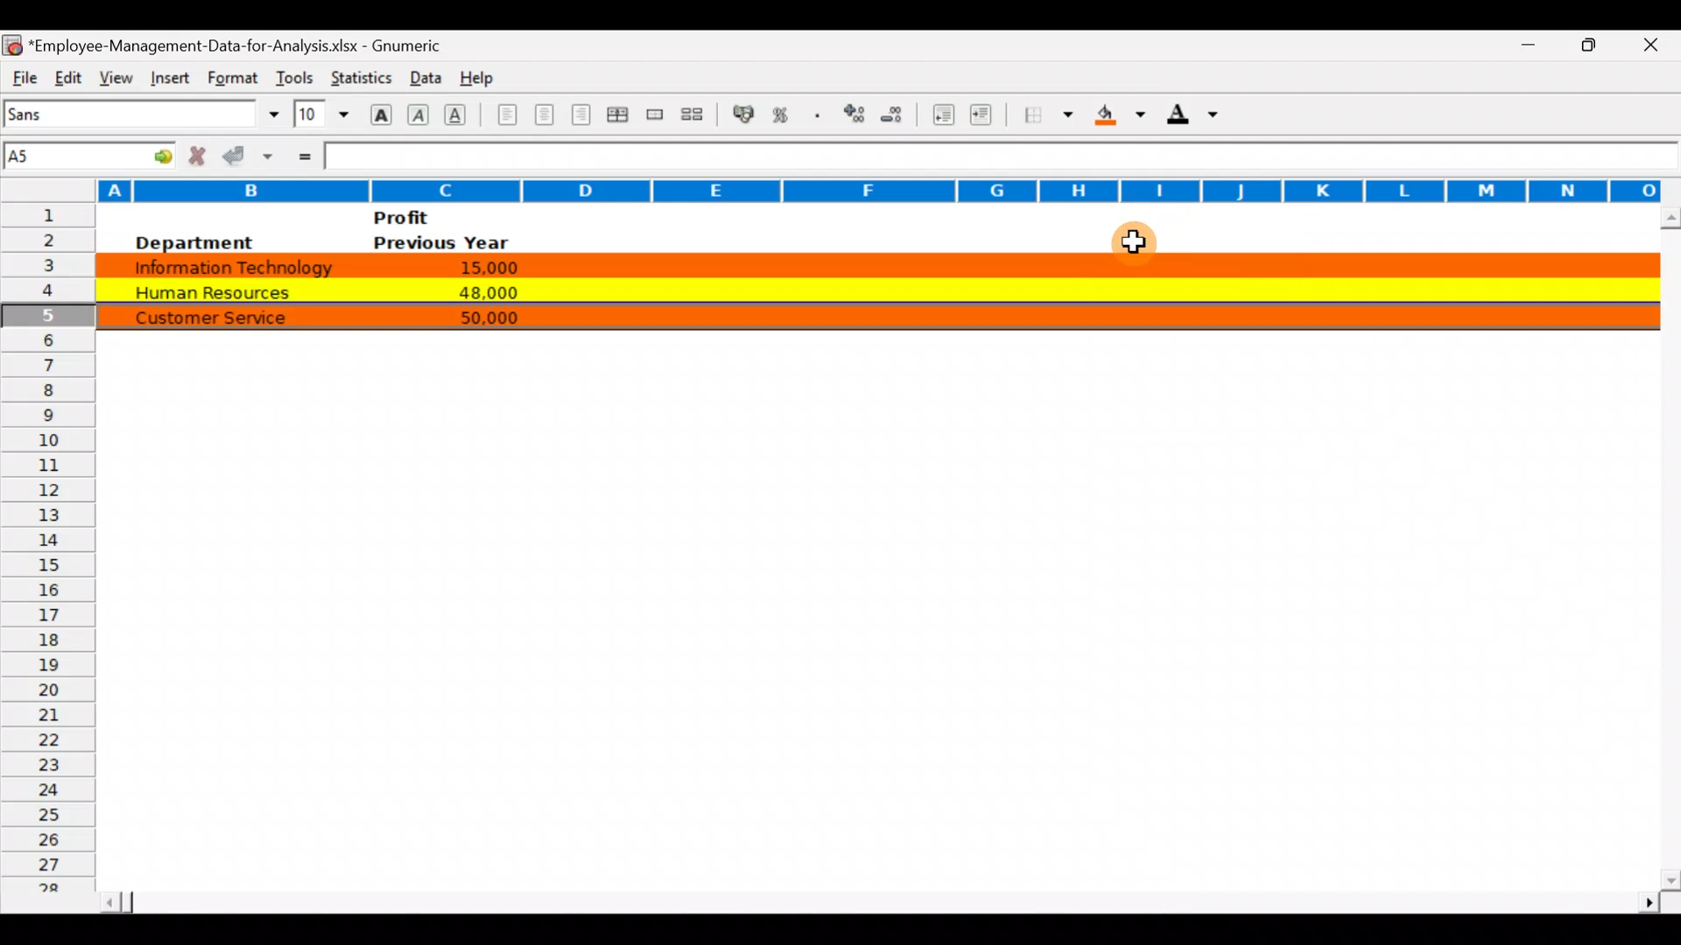 The image size is (1681, 945). Describe the element at coordinates (303, 155) in the screenshot. I see `Enter formula` at that location.